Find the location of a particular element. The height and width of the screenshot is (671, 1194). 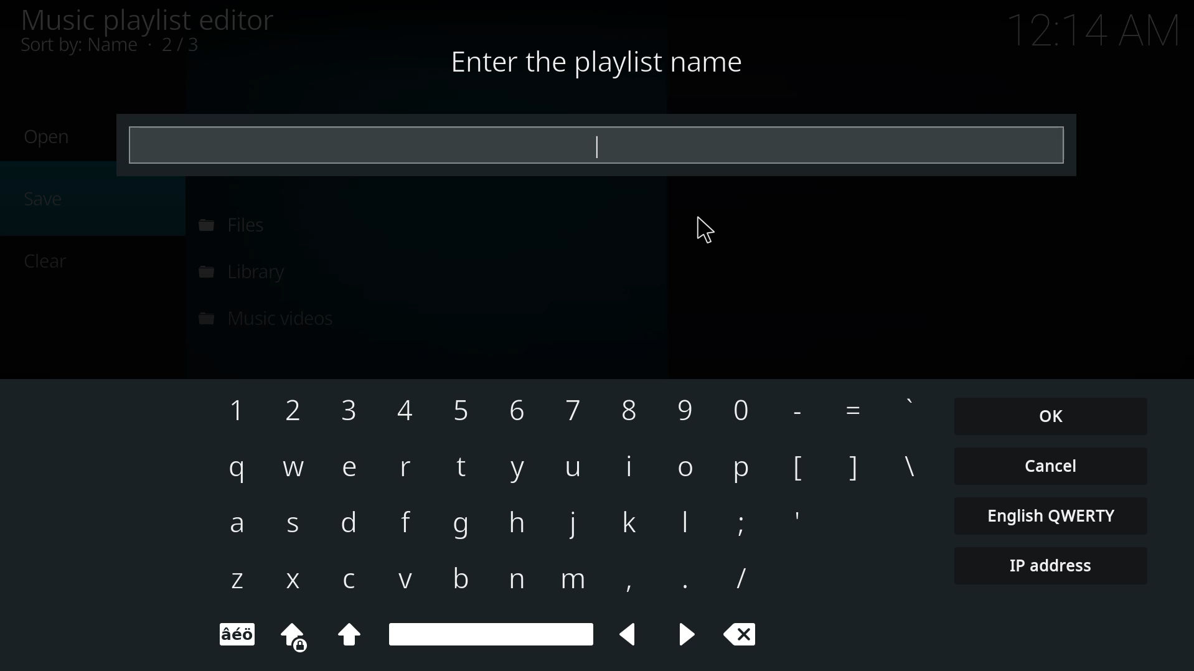

cancel is located at coordinates (1050, 464).